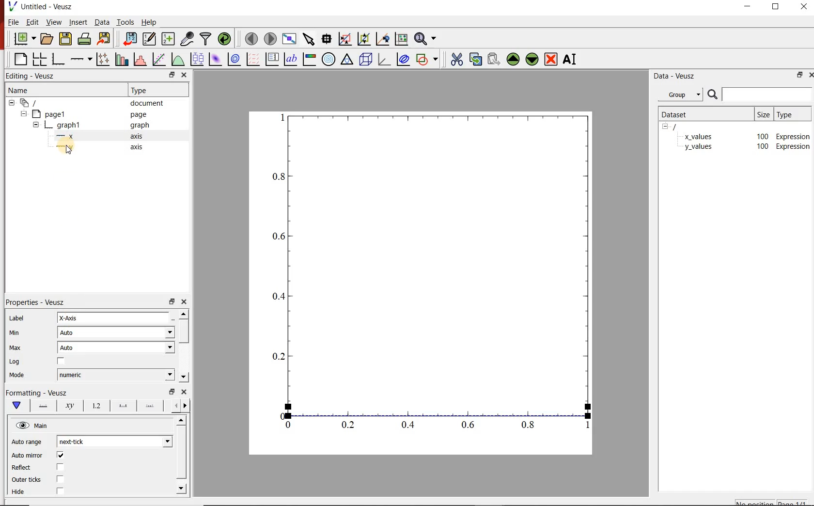  I want to click on Label, so click(17, 318).